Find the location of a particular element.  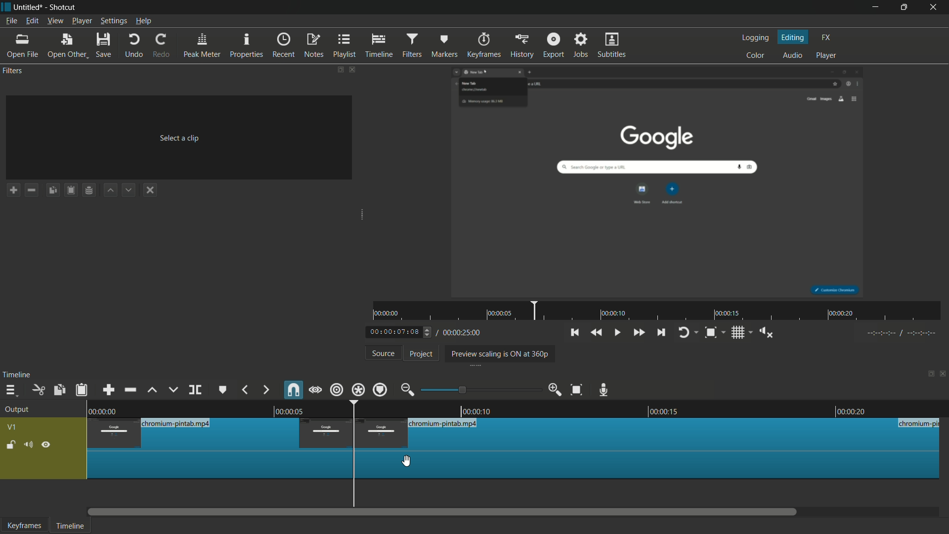

keyframes is located at coordinates (486, 45).